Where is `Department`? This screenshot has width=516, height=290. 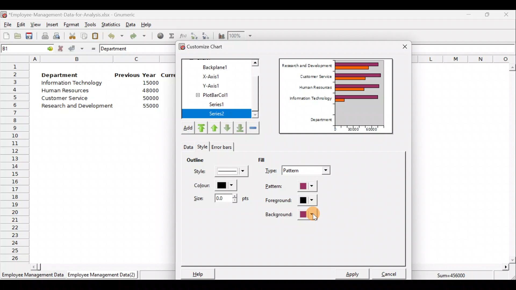 Department is located at coordinates (319, 120).